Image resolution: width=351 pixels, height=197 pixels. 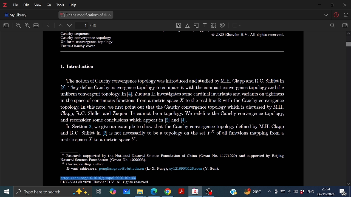 What do you see at coordinates (344, 25) in the screenshot?
I see `Sidebar view` at bounding box center [344, 25].